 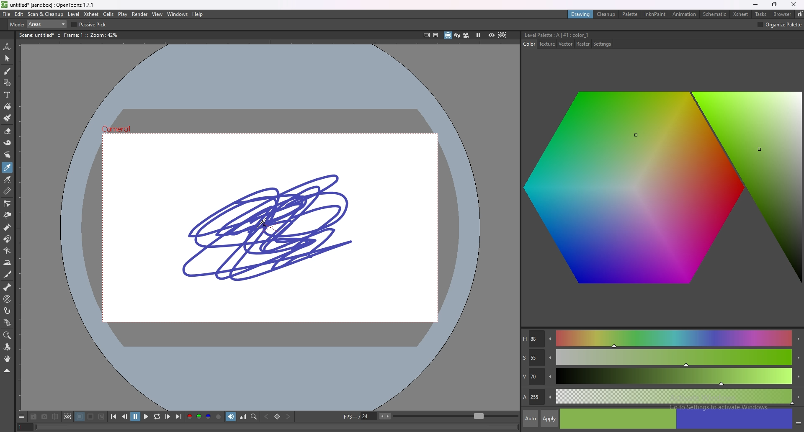 I want to click on eraser tool, so click(x=8, y=131).